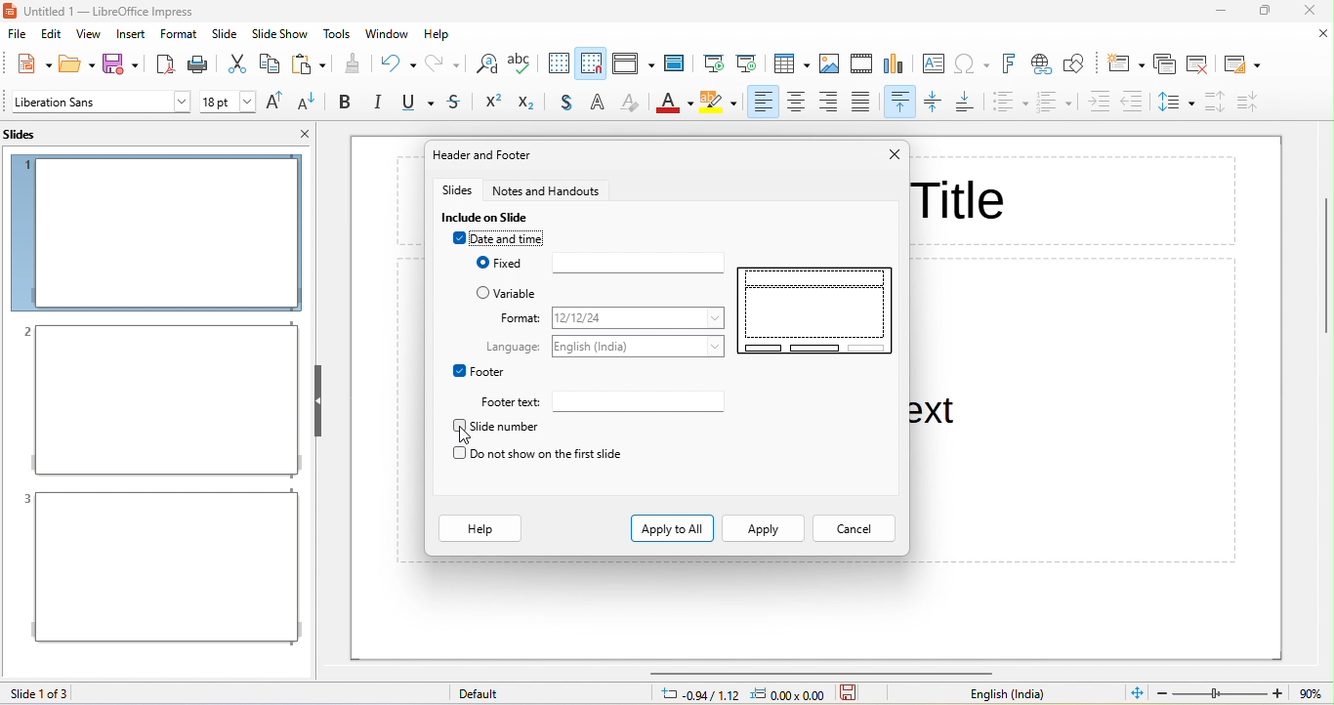 Image resolution: width=1334 pixels, height=705 pixels. I want to click on align bottom, so click(969, 103).